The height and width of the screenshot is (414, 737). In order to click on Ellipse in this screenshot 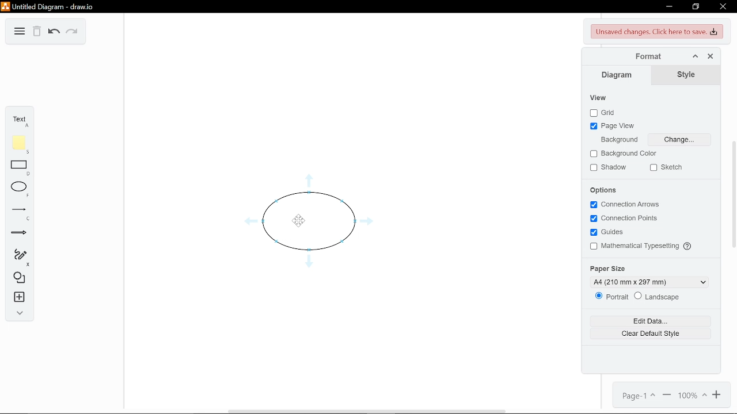, I will do `click(20, 188)`.